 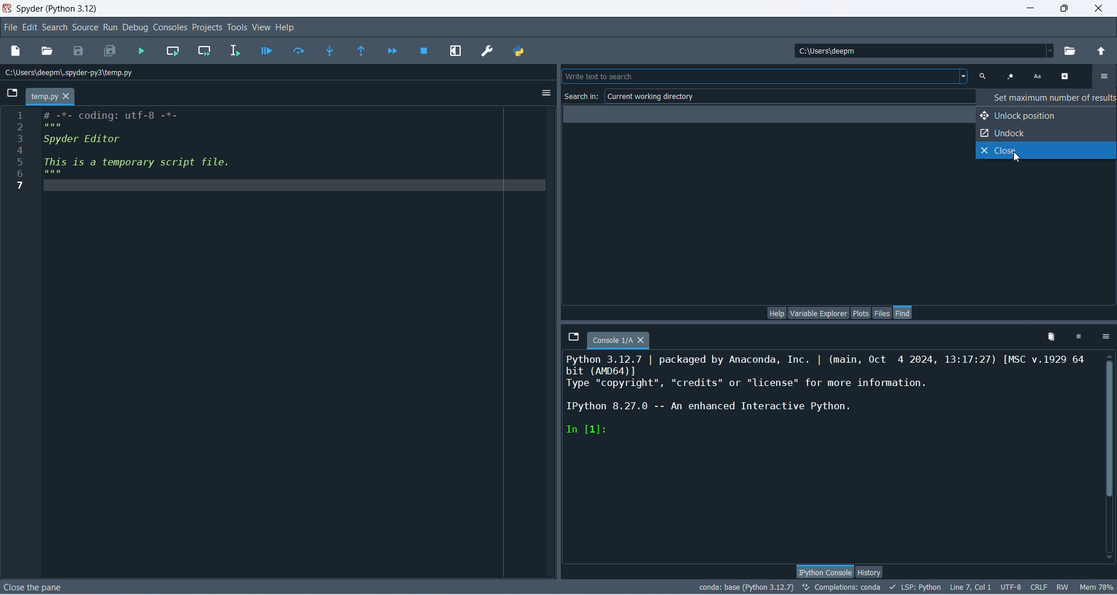 I want to click on ipython console pane text, so click(x=828, y=398).